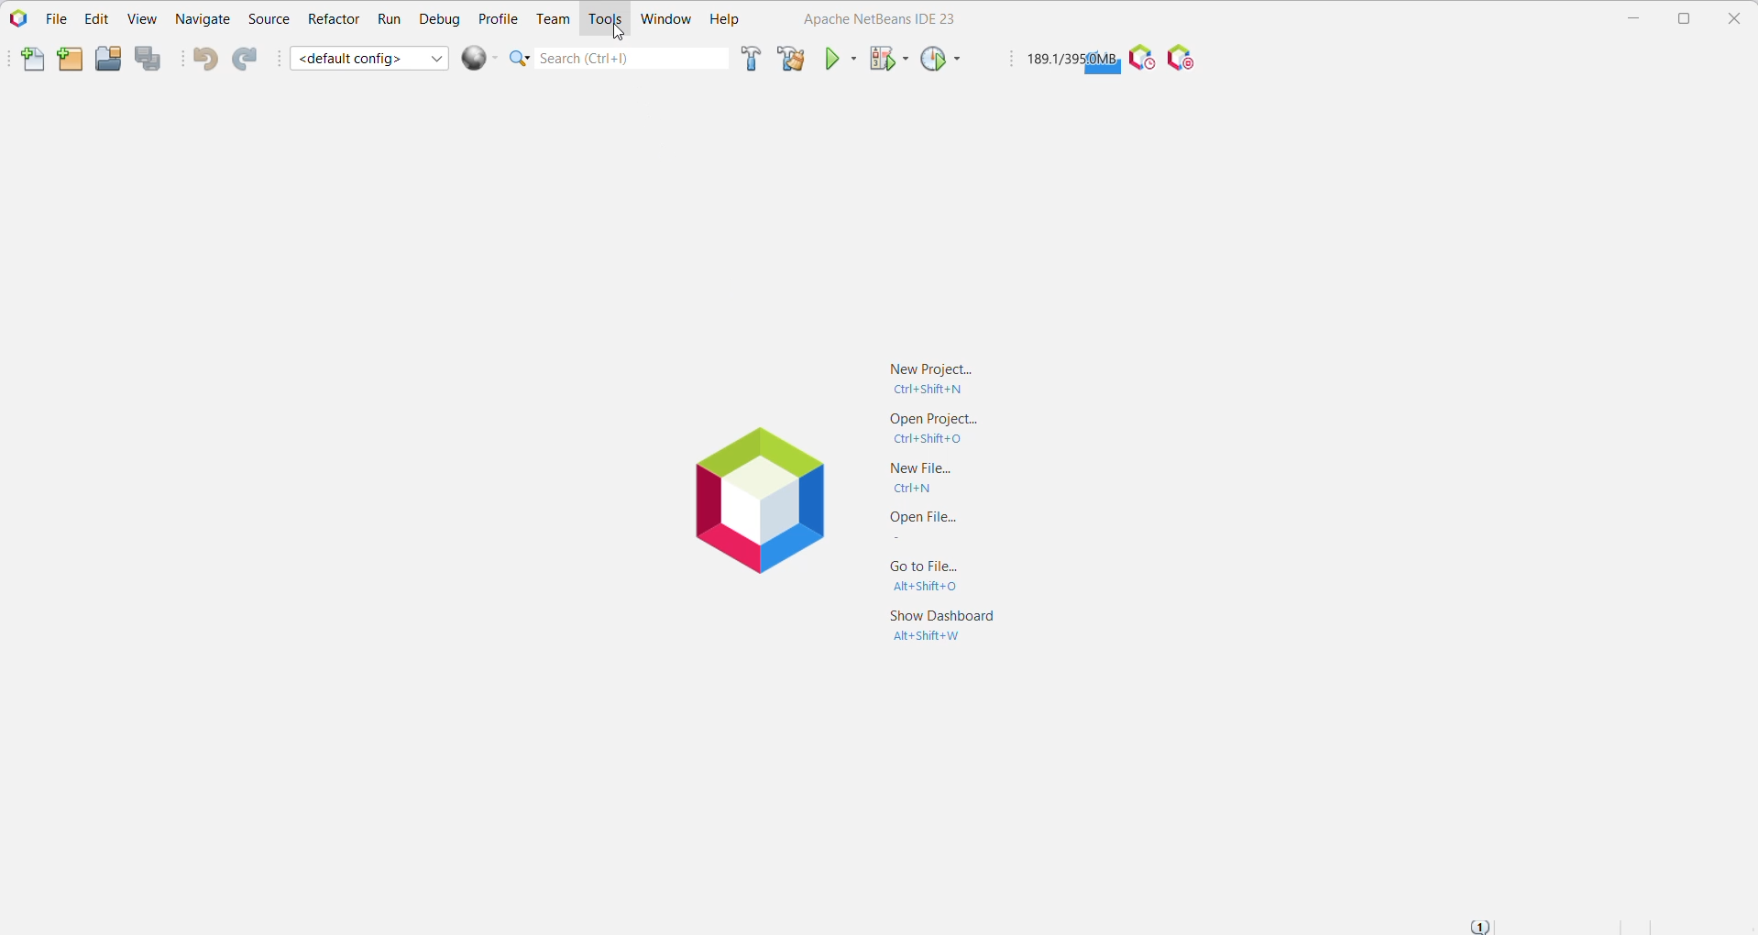 Image resolution: width=1758 pixels, height=935 pixels. What do you see at coordinates (203, 60) in the screenshot?
I see `Undo` at bounding box center [203, 60].